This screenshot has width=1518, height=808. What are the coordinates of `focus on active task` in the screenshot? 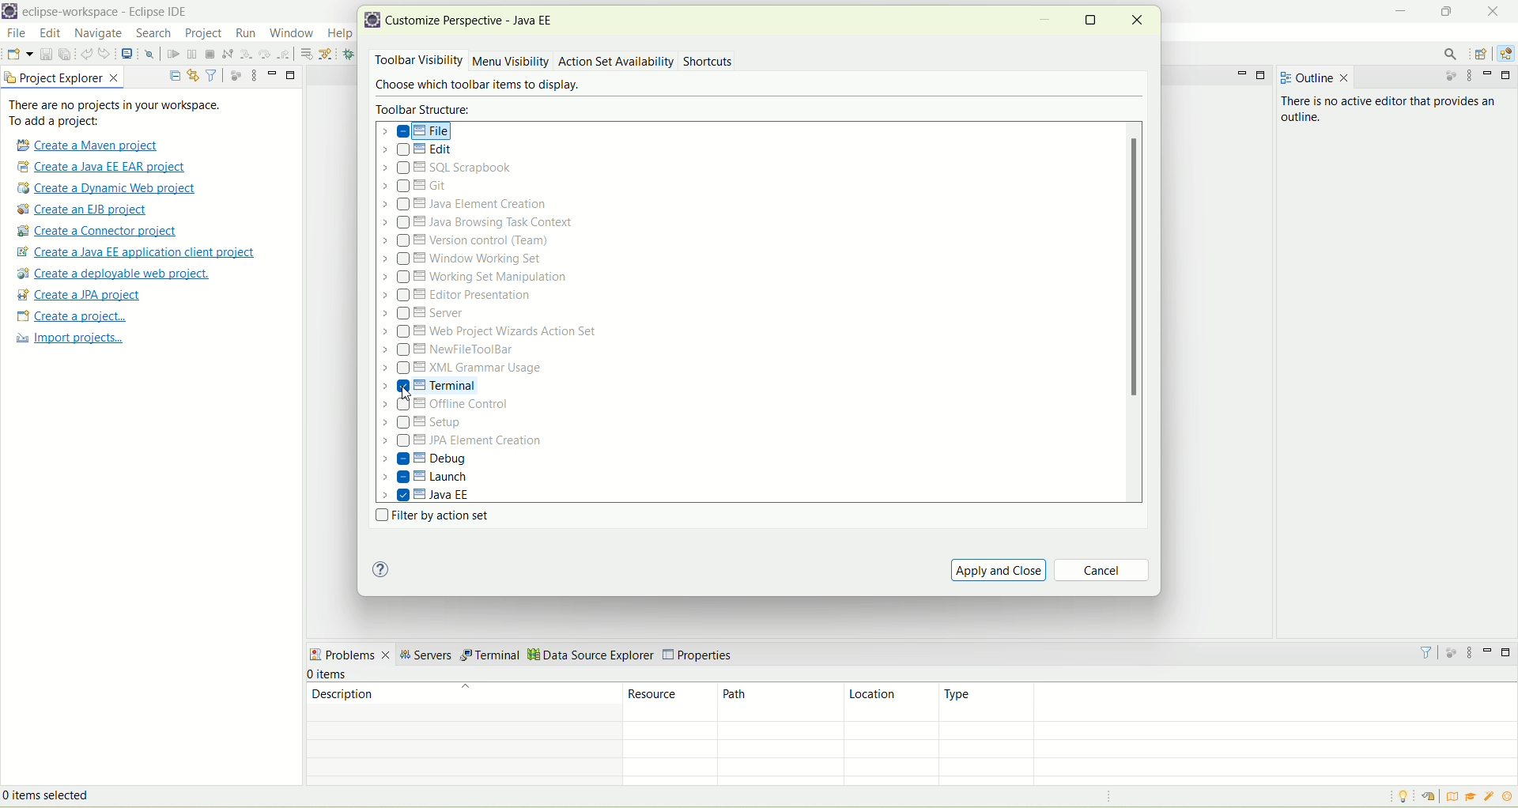 It's located at (1449, 79).